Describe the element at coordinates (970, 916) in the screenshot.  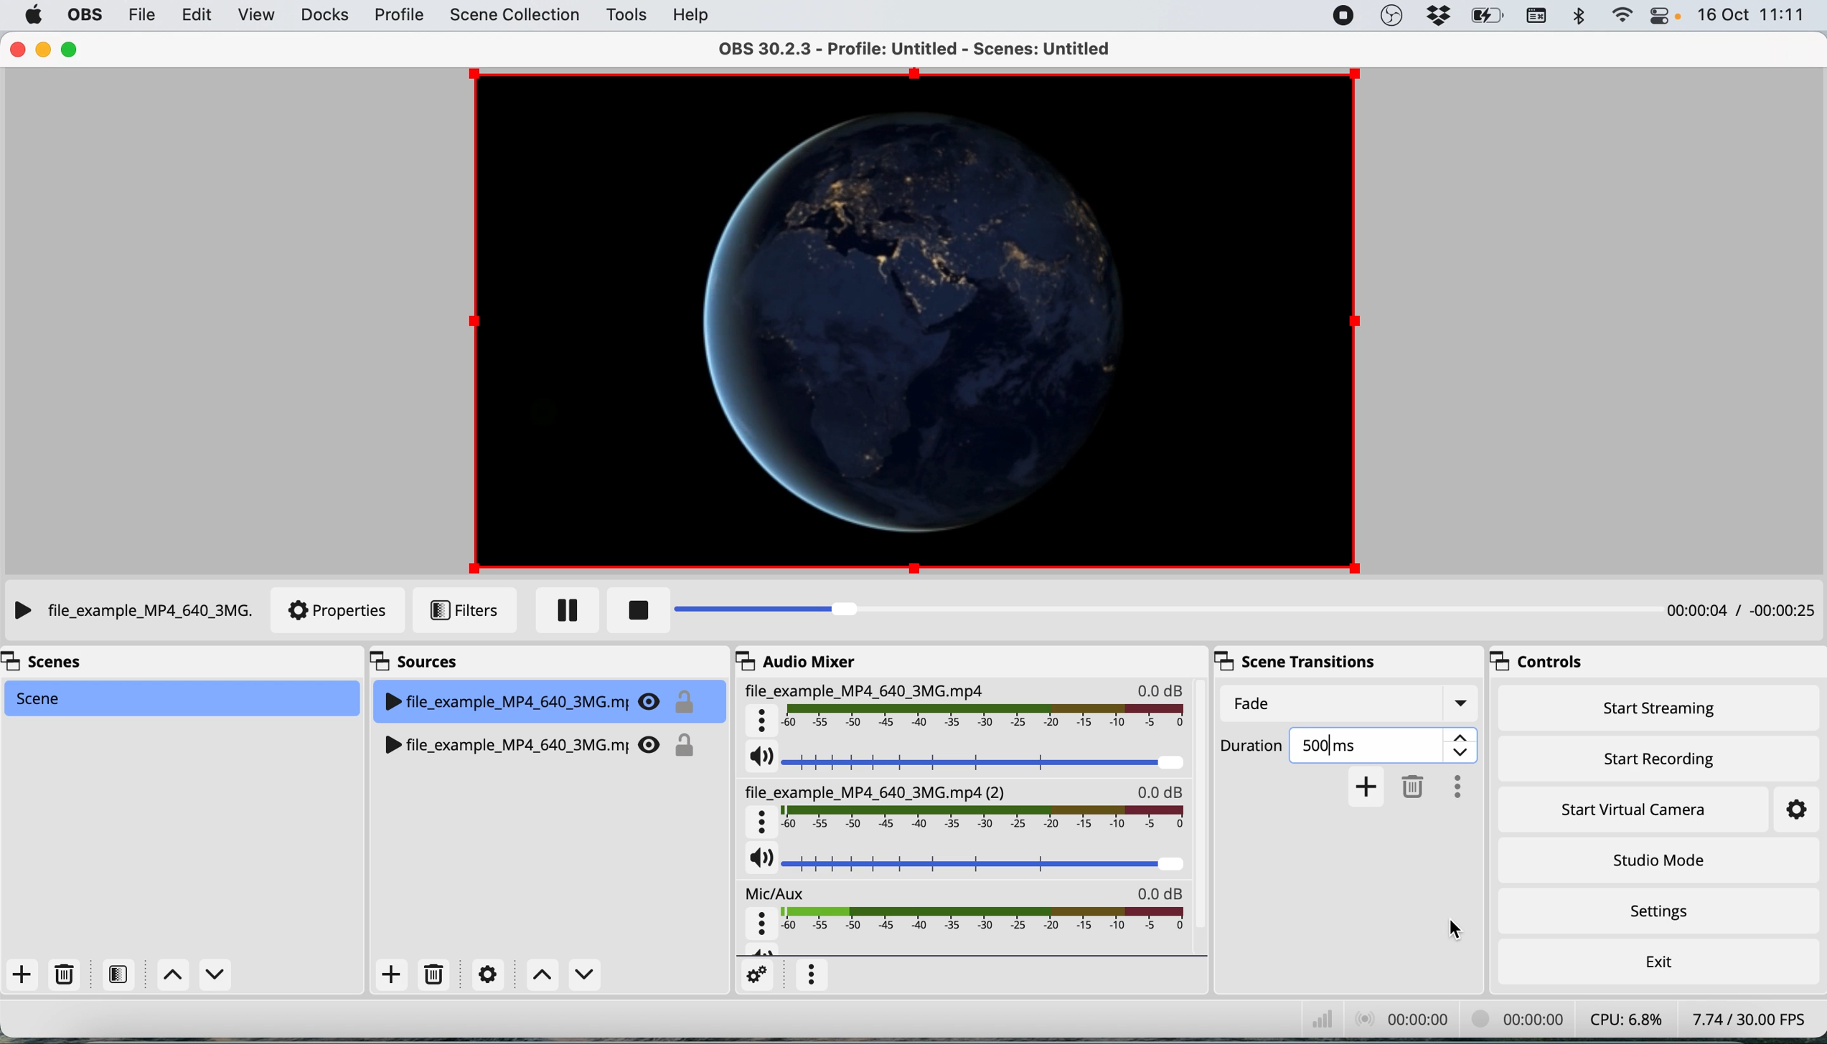
I see `mic aux audio` at that location.